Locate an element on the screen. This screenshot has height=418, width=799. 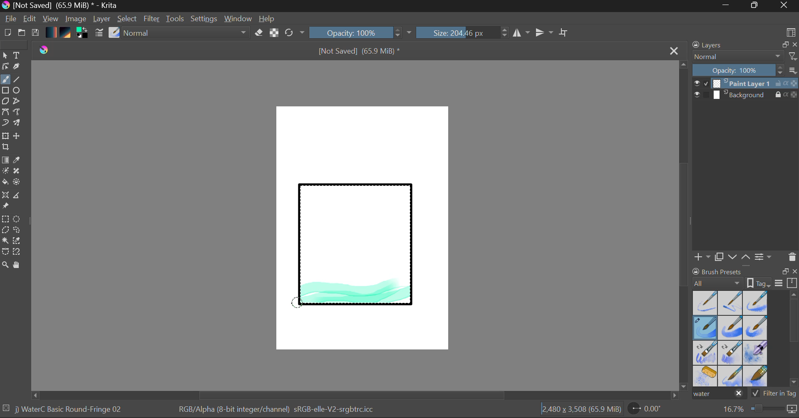
Eraser is located at coordinates (259, 33).